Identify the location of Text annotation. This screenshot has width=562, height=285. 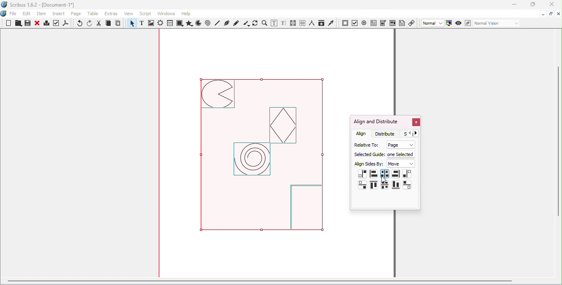
(402, 23).